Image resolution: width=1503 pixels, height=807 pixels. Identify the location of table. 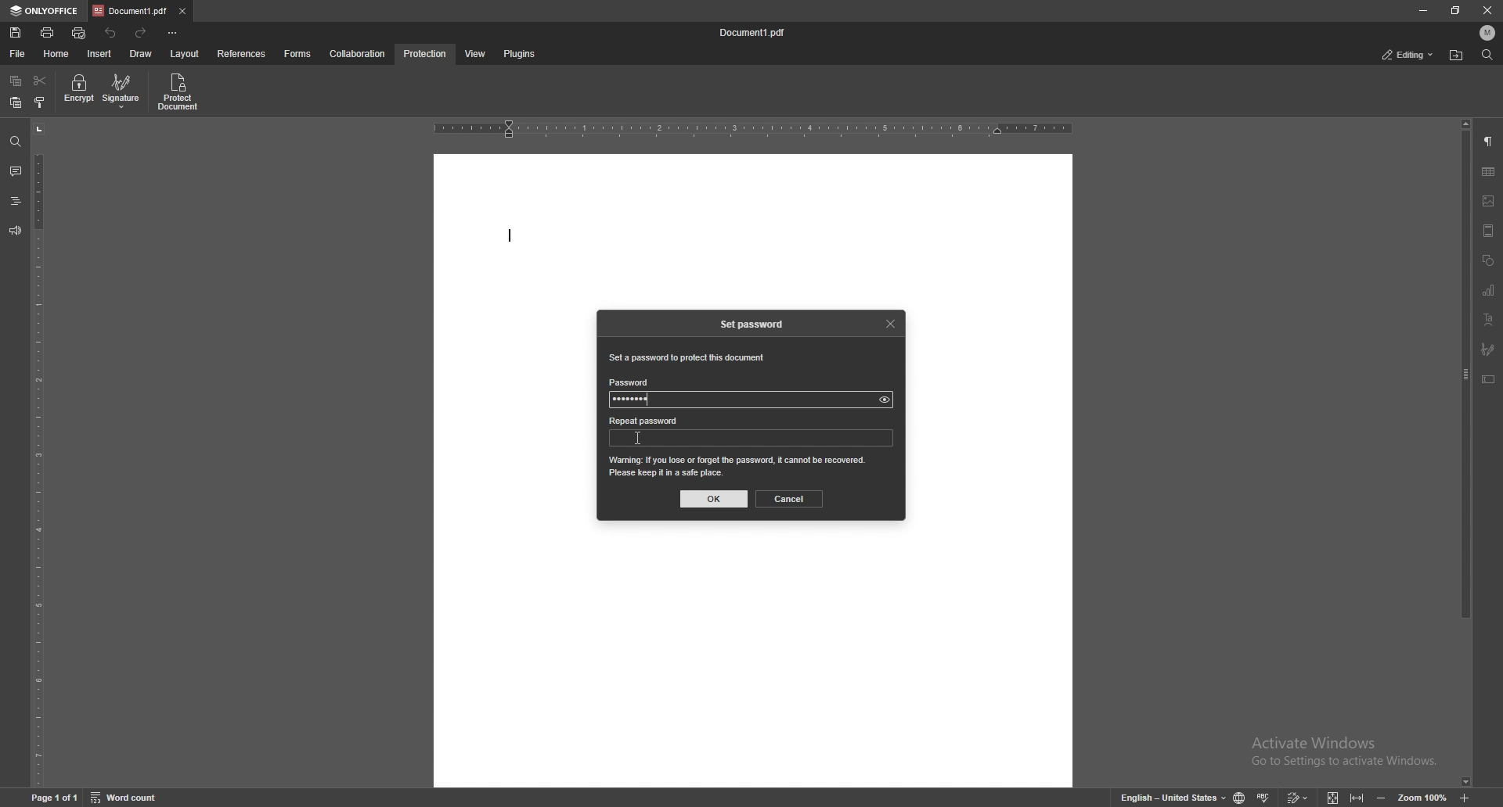
(1490, 173).